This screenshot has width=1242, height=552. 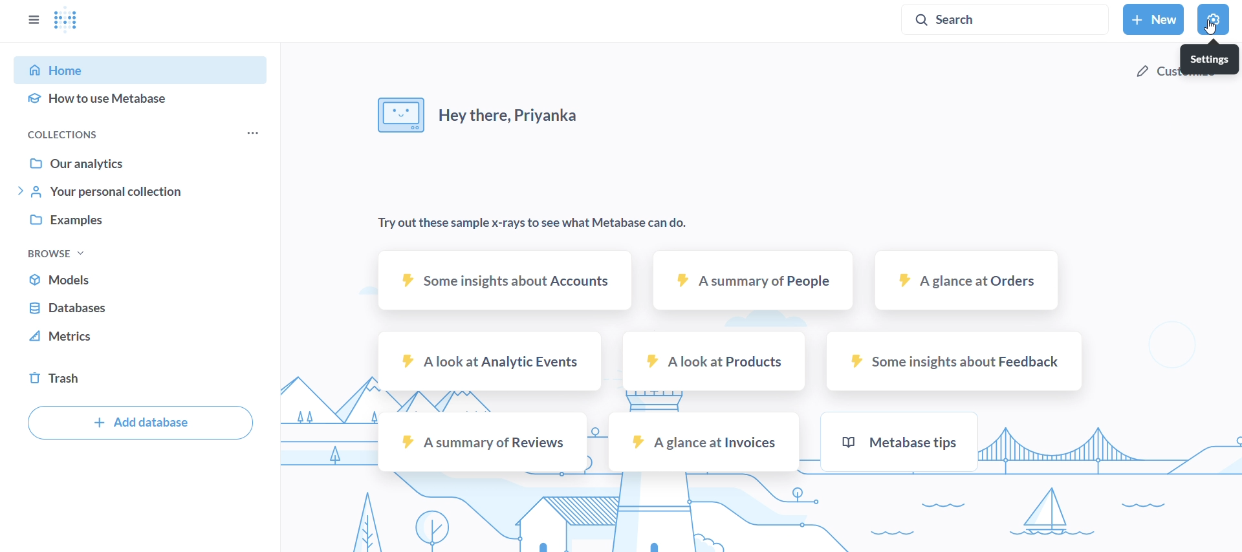 I want to click on some insights about accounts, so click(x=505, y=281).